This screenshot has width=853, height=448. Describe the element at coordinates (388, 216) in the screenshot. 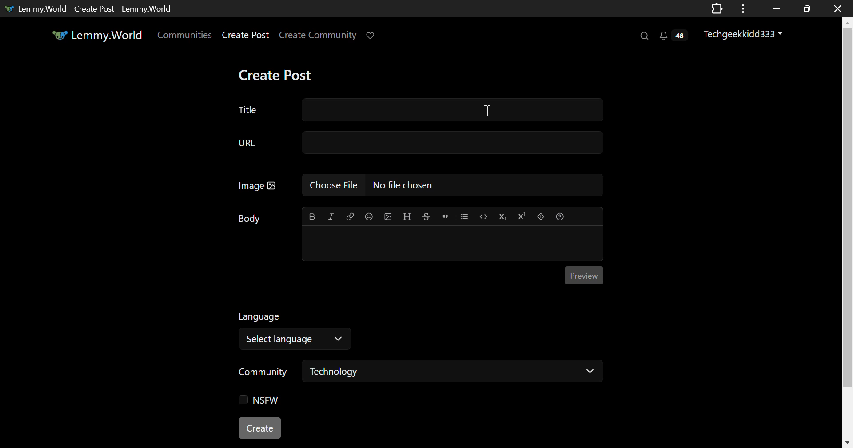

I see `upload image` at that location.